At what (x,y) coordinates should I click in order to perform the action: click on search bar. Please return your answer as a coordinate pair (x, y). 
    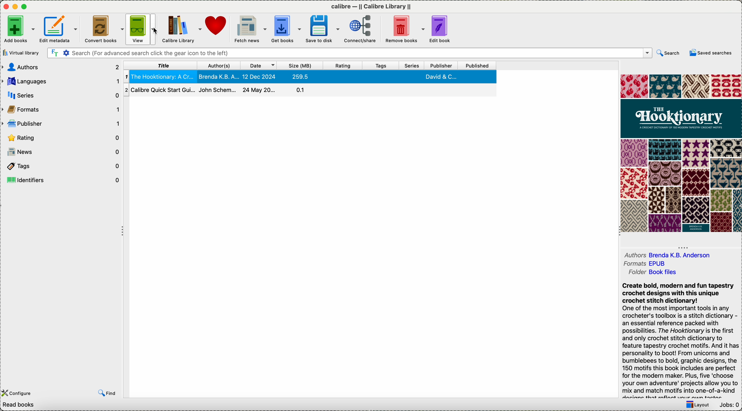
    Looking at the image, I should click on (350, 53).